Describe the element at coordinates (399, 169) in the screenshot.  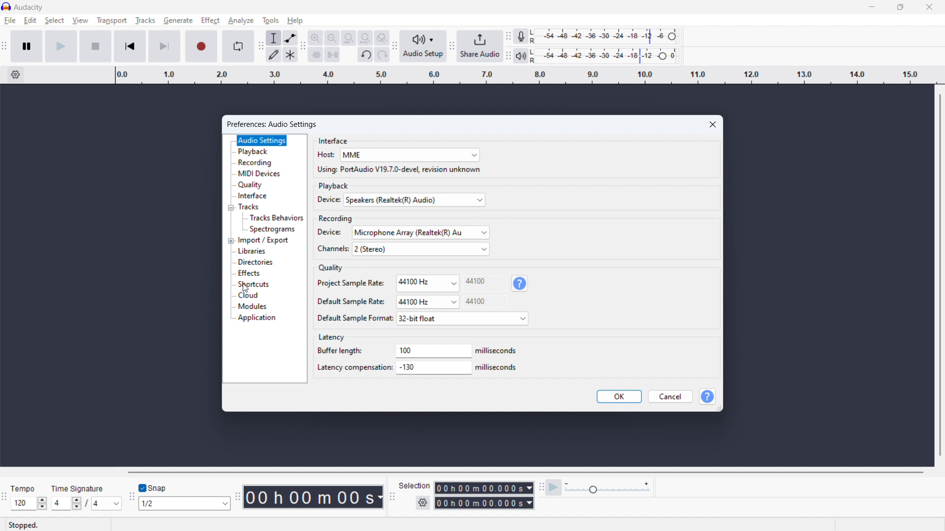
I see `Using: PortAudio V19.7.0-devel, revision unknown` at that location.